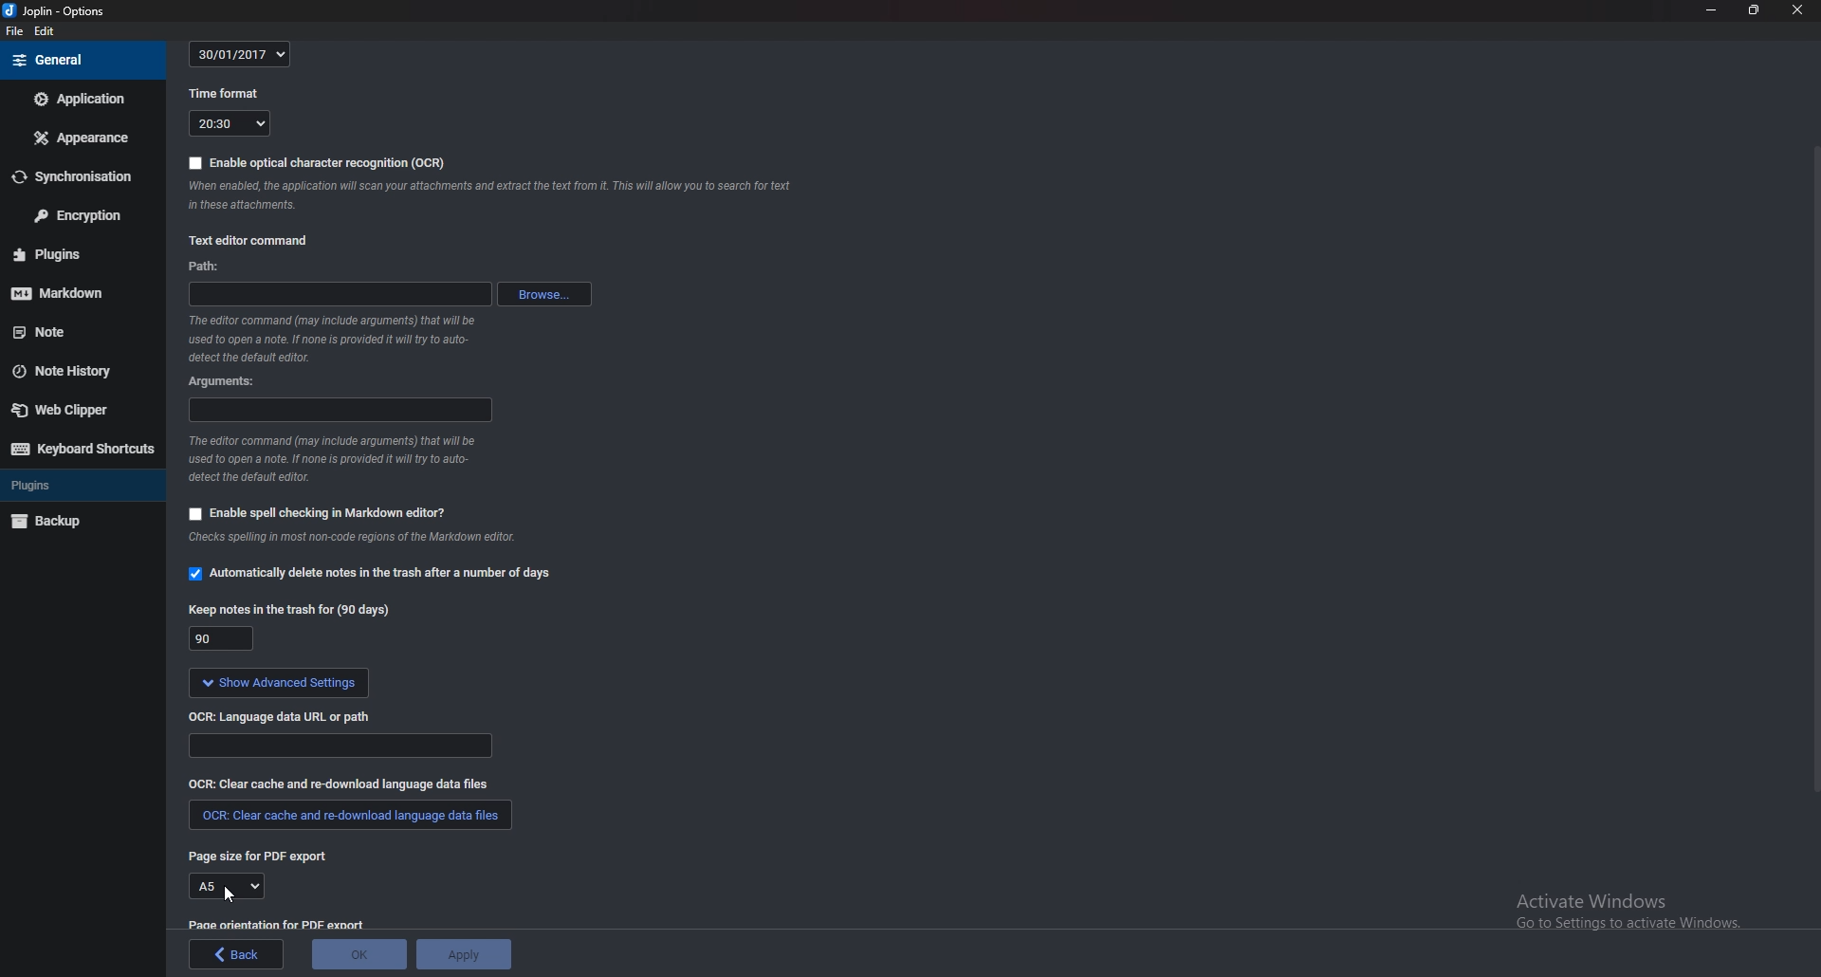 This screenshot has width=1821, height=977. I want to click on Minimize, so click(1713, 11).